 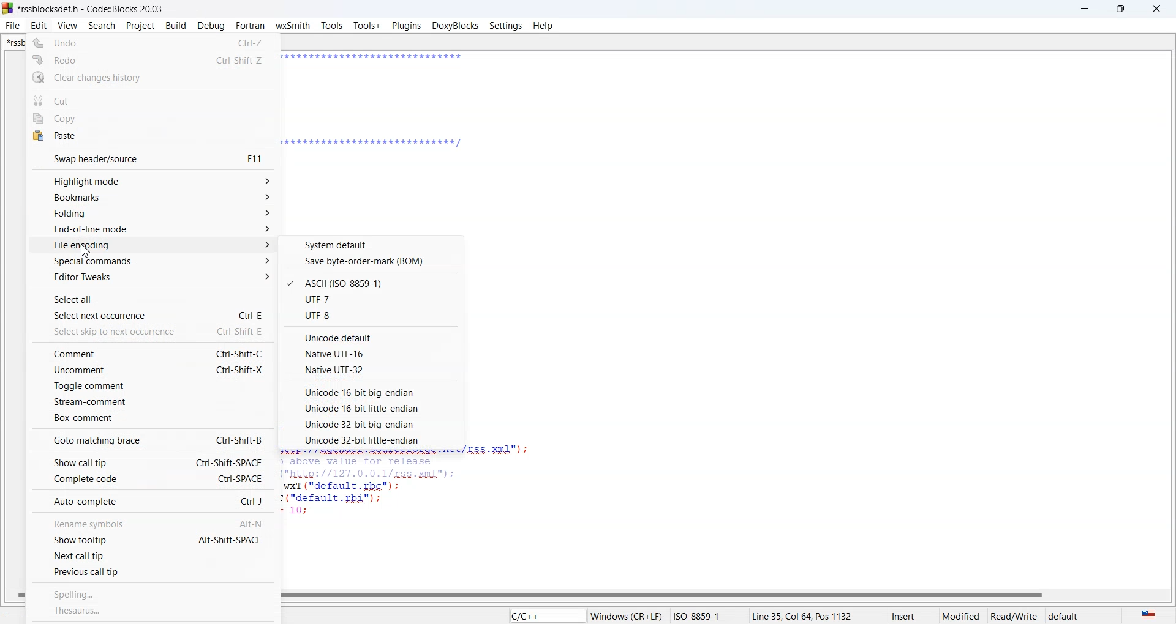 What do you see at coordinates (369, 424) in the screenshot?
I see `Unicode 32-bit big ending` at bounding box center [369, 424].